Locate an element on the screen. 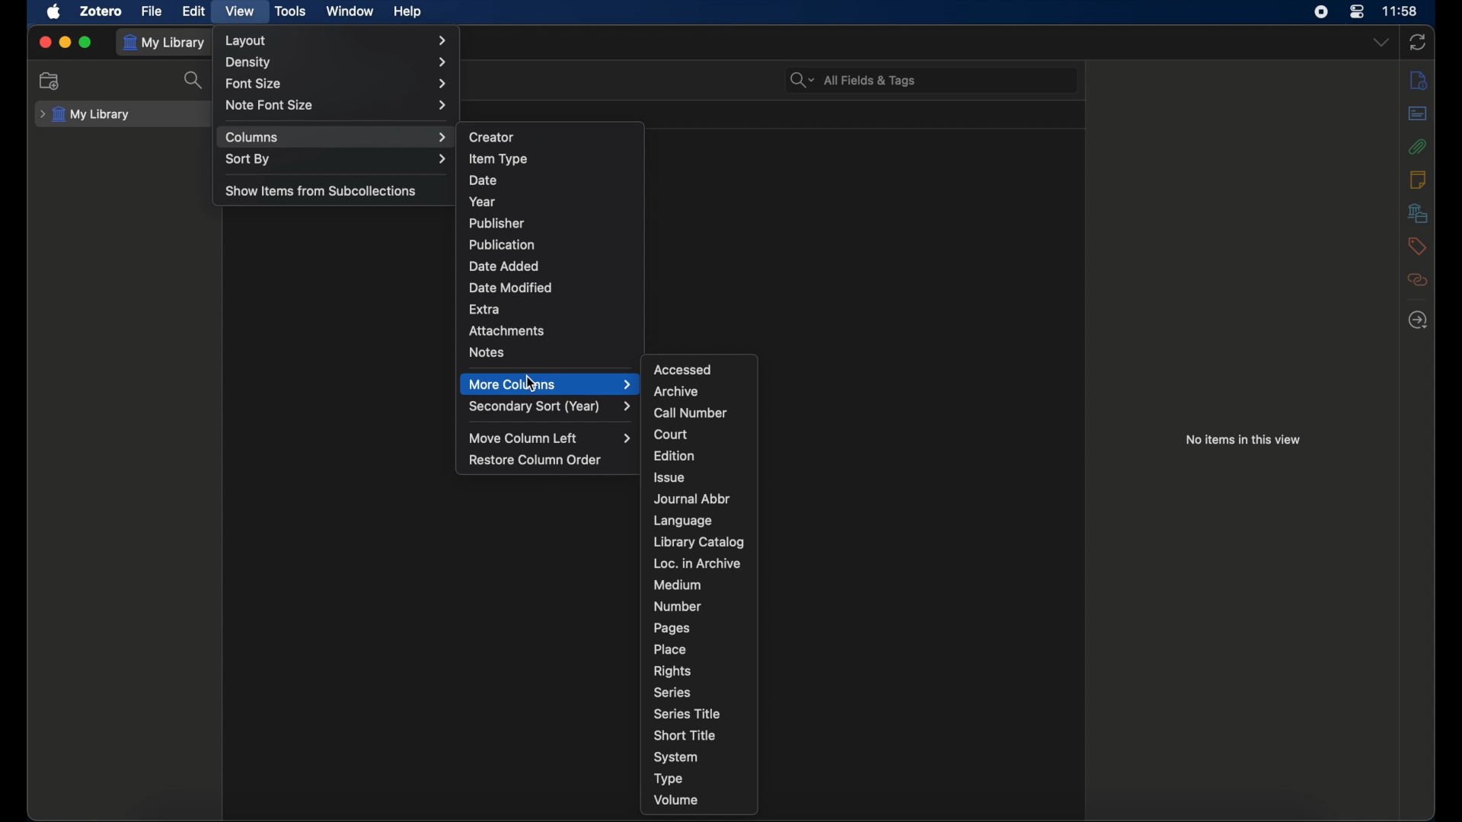 This screenshot has width=1462, height=822. secondary sort is located at coordinates (549, 406).